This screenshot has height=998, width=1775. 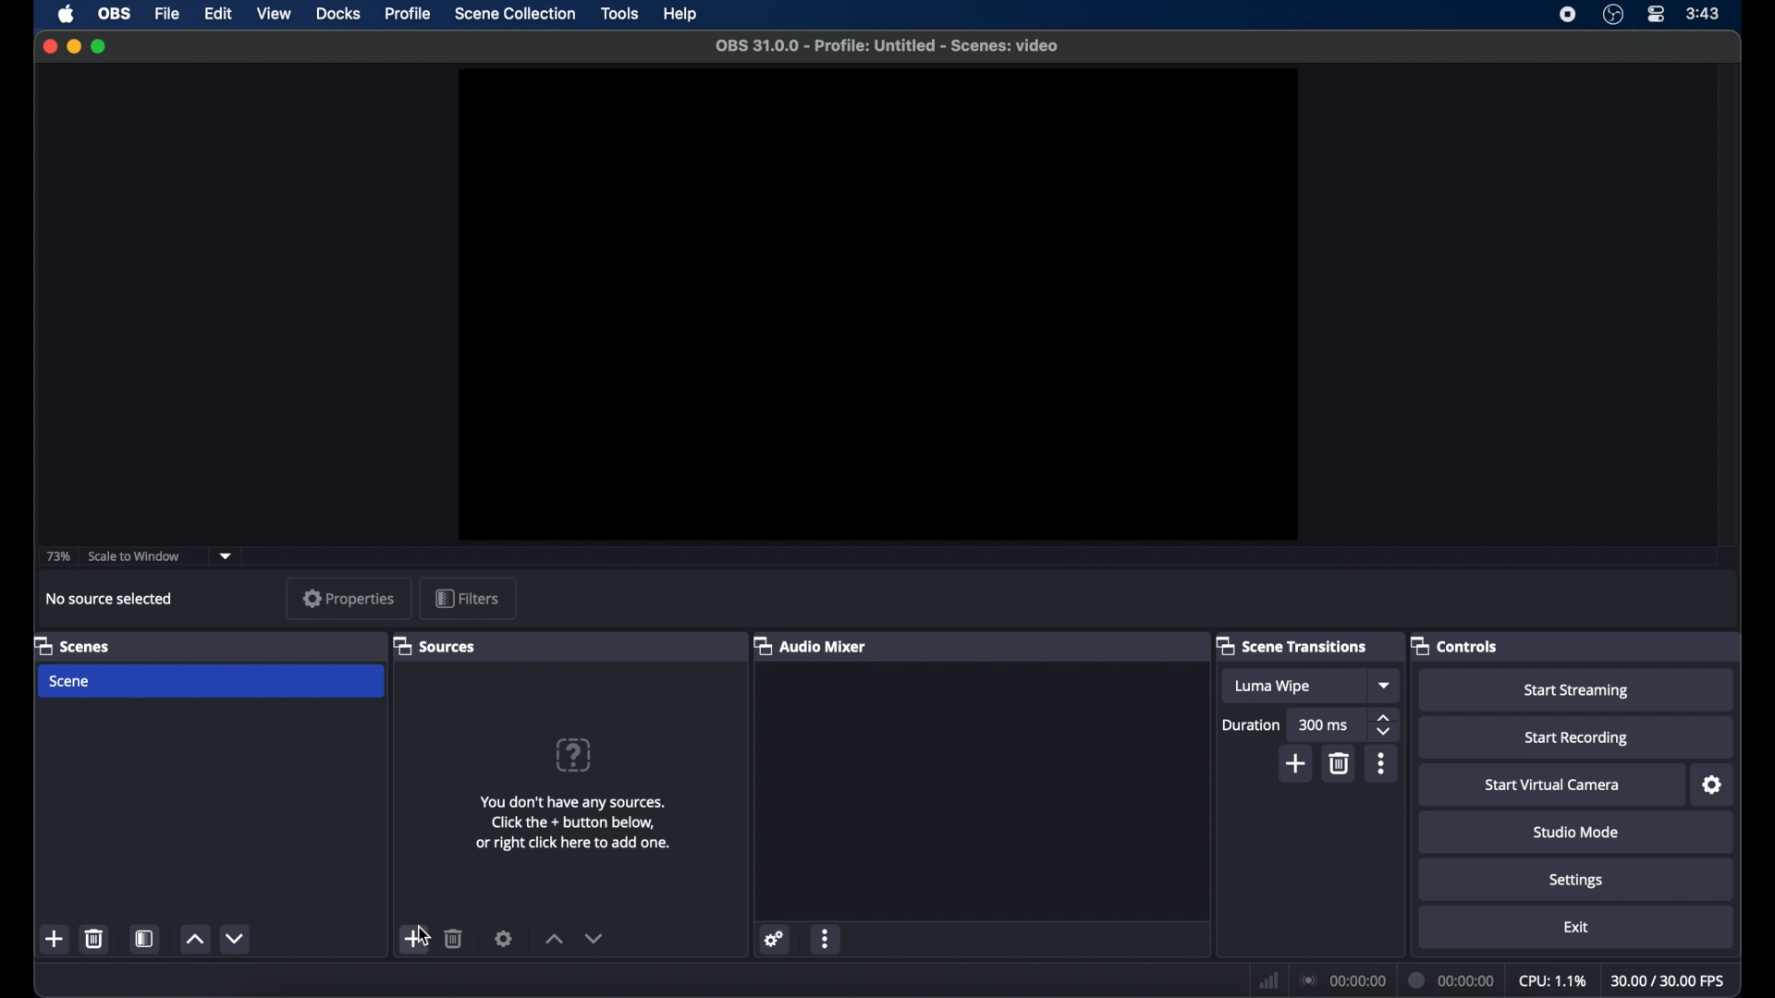 What do you see at coordinates (573, 756) in the screenshot?
I see `question mark icon` at bounding box center [573, 756].